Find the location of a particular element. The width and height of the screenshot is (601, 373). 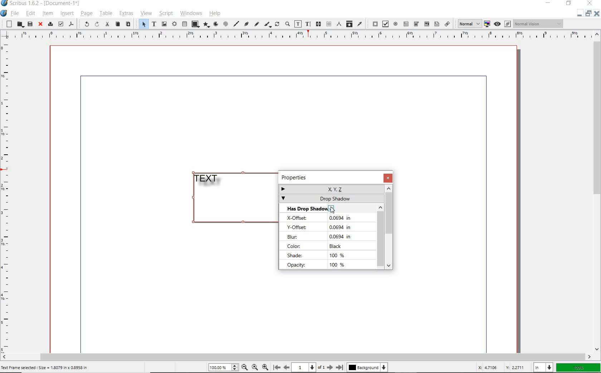

scrollbar is located at coordinates (389, 227).